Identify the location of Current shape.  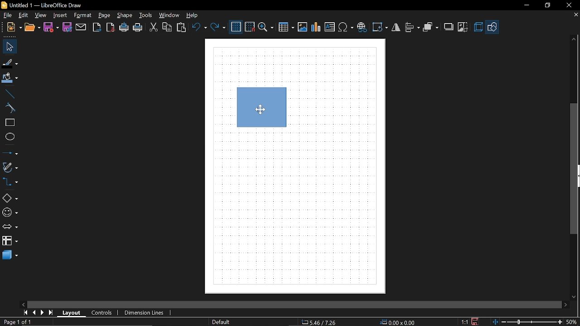
(263, 115).